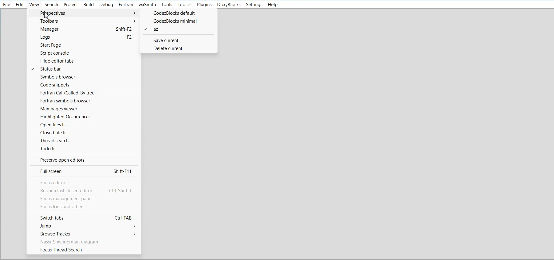 The image size is (554, 260). Describe the element at coordinates (84, 132) in the screenshot. I see `Closed file list` at that location.